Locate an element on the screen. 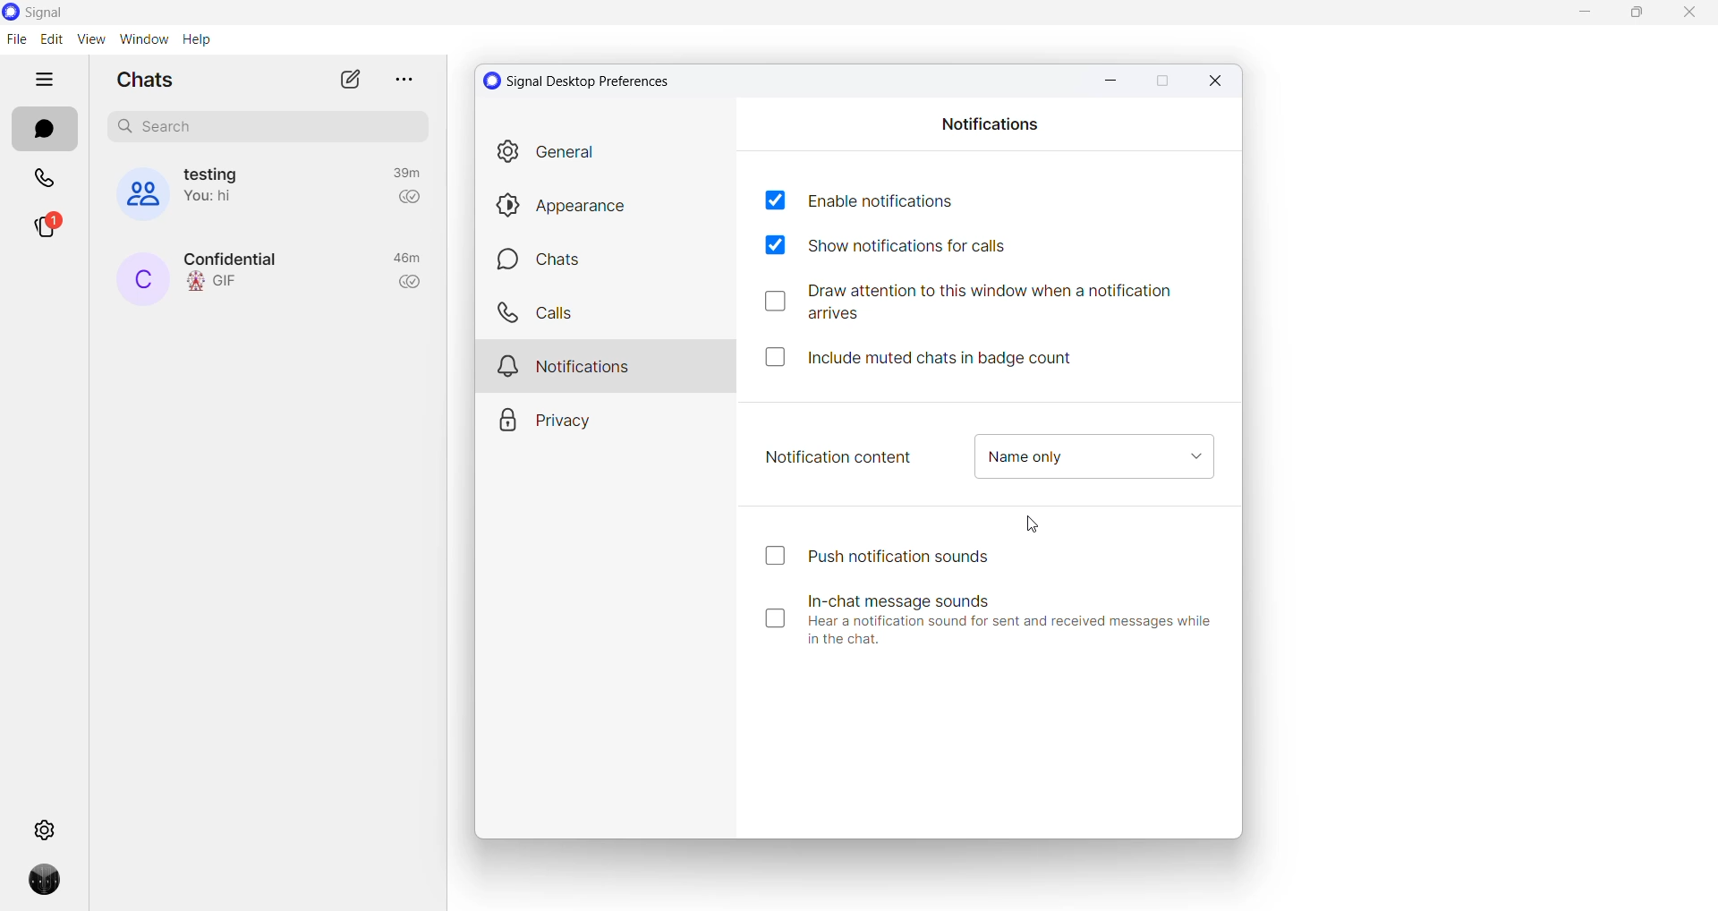 This screenshot has height=911, width=1718. read recipient is located at coordinates (409, 201).